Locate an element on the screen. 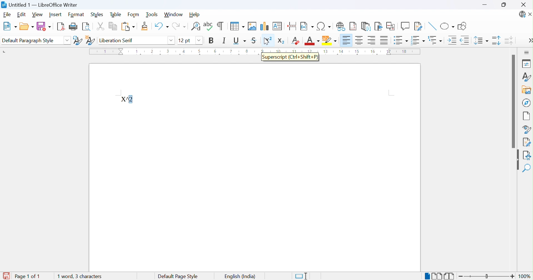 This screenshot has width=533, height=280. Import as PDF is located at coordinates (62, 26).